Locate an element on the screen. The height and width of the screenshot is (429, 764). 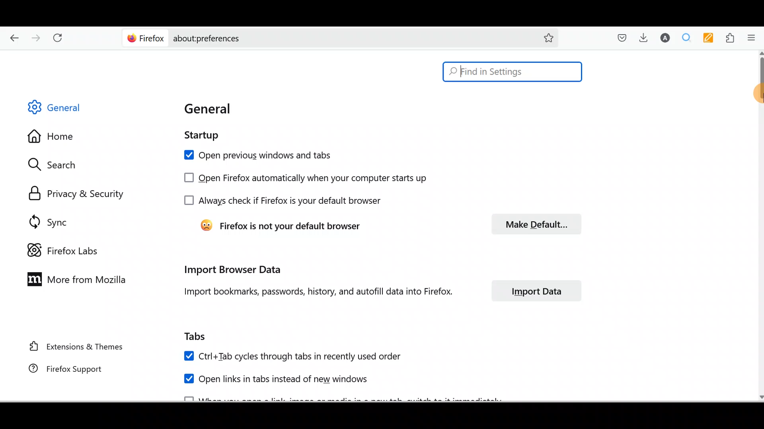
Sync is located at coordinates (45, 219).